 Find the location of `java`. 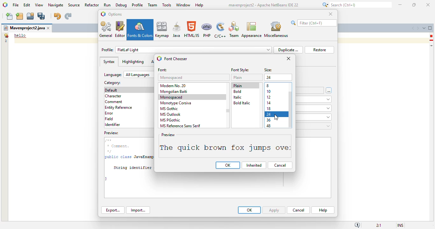

java is located at coordinates (177, 29).